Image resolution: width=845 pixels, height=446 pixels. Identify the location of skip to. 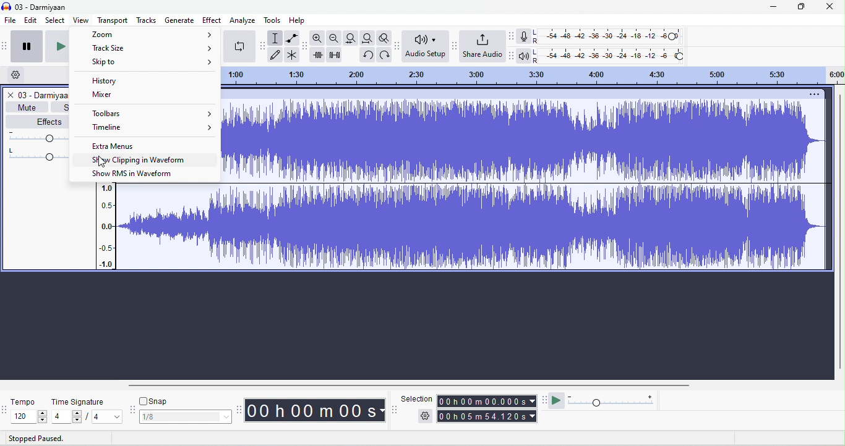
(153, 62).